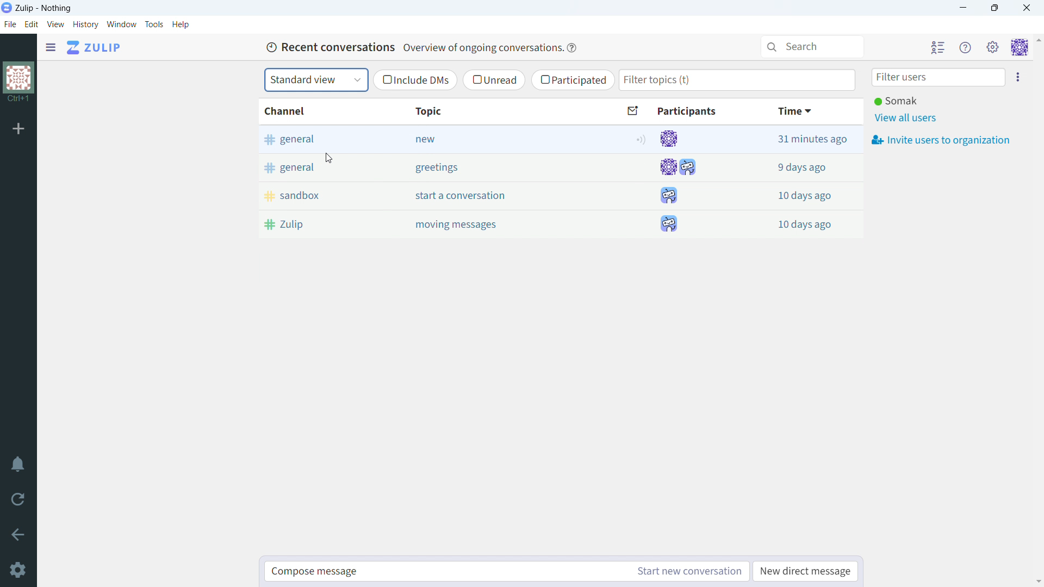 The width and height of the screenshot is (1044, 587). What do you see at coordinates (571, 48) in the screenshot?
I see `help` at bounding box center [571, 48].